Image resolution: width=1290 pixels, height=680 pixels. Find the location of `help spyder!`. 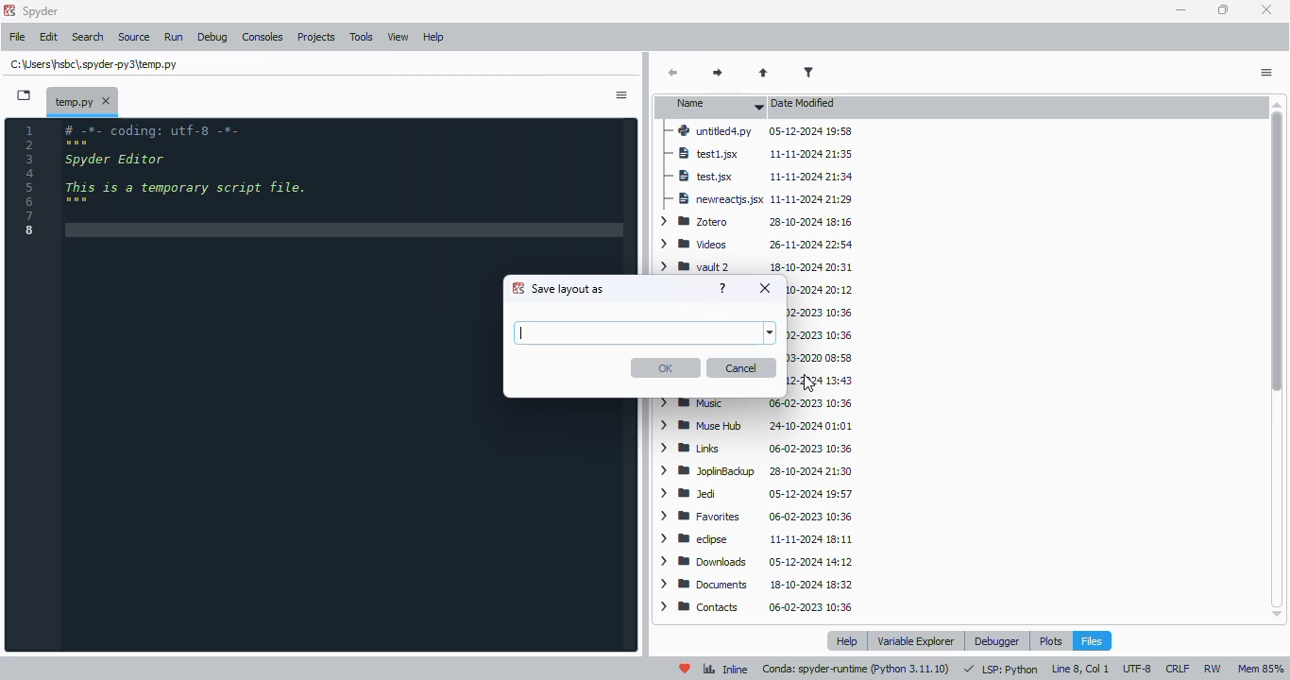

help spyder! is located at coordinates (686, 670).